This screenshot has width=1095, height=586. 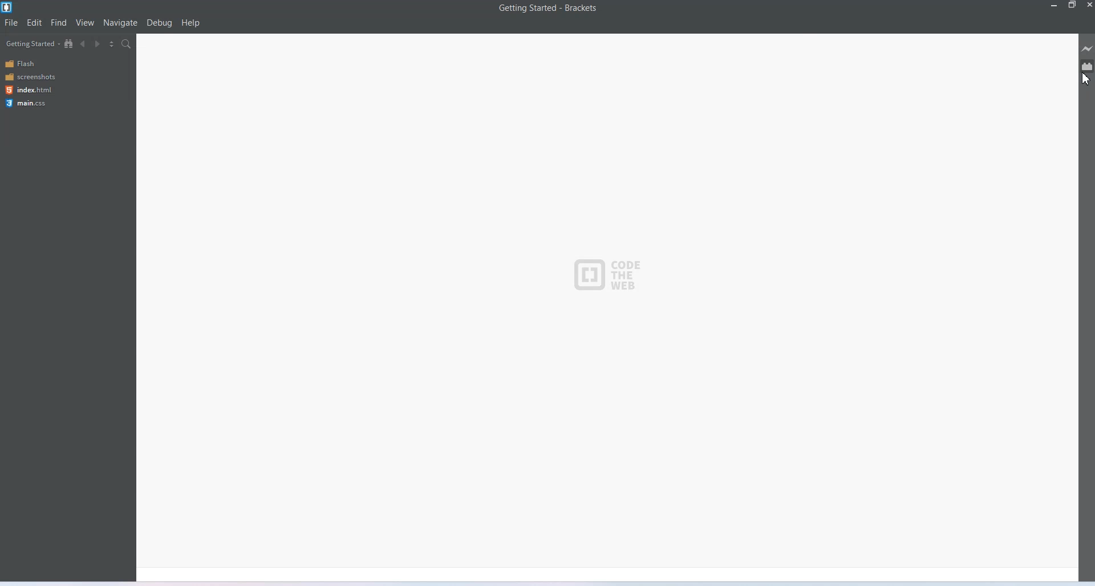 What do you see at coordinates (29, 103) in the screenshot?
I see `main.css` at bounding box center [29, 103].